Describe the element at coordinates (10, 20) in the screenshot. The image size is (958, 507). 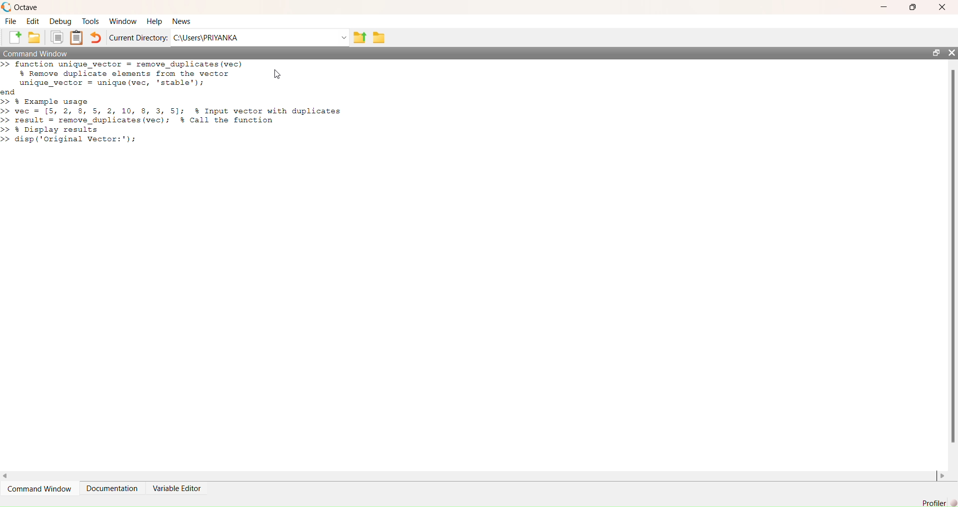
I see `file` at that location.